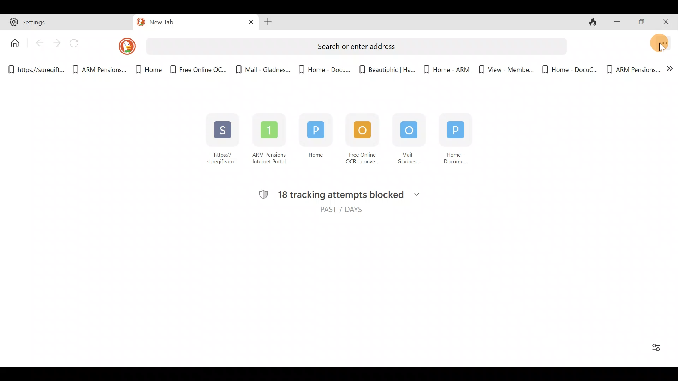 The image size is (678, 381). What do you see at coordinates (386, 68) in the screenshot?
I see `Beautiphic | Ha` at bounding box center [386, 68].